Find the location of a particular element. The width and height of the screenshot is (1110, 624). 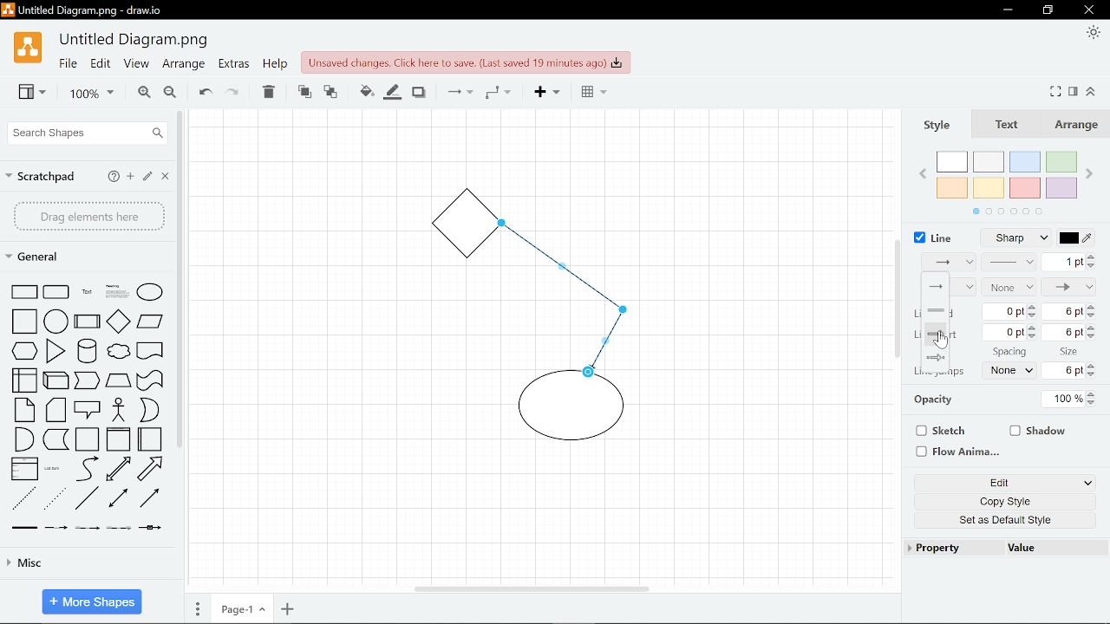

DEcrease is located at coordinates (1035, 339).